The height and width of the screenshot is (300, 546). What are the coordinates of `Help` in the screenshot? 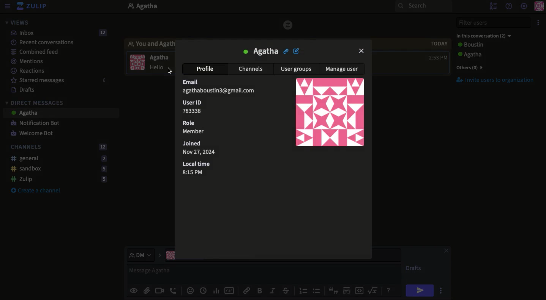 It's located at (389, 290).